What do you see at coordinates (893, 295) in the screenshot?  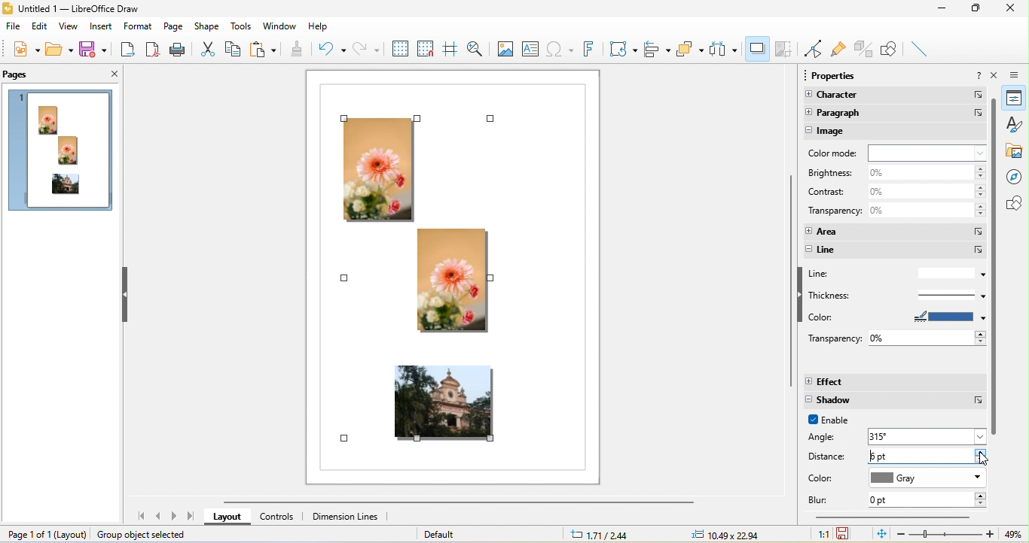 I see `thickness` at bounding box center [893, 295].